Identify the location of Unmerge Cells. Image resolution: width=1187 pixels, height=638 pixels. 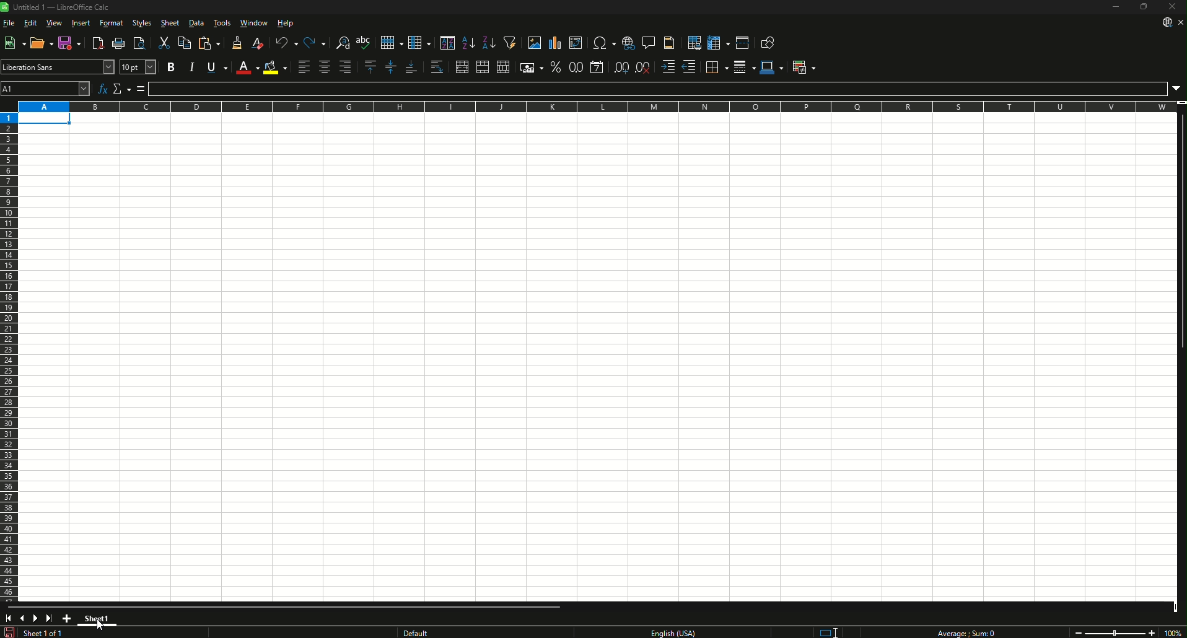
(503, 67).